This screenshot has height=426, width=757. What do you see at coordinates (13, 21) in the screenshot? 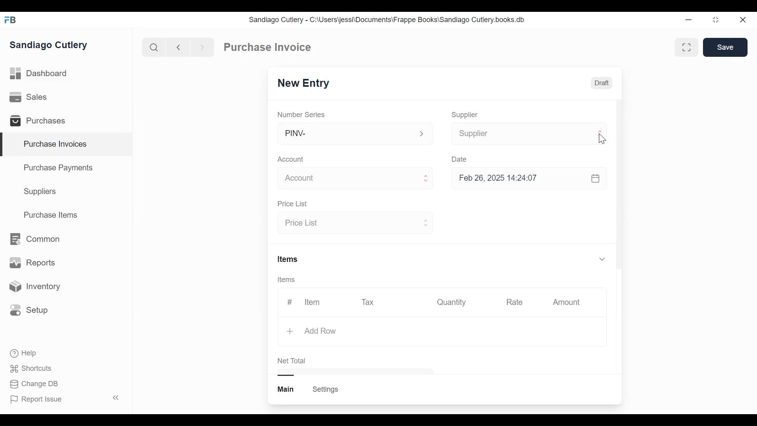
I see `Frappe Books Desktop icon` at bounding box center [13, 21].